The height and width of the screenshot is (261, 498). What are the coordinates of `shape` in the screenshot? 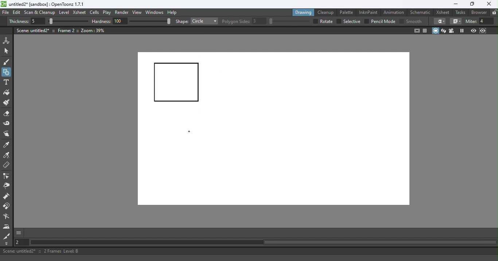 It's located at (182, 22).